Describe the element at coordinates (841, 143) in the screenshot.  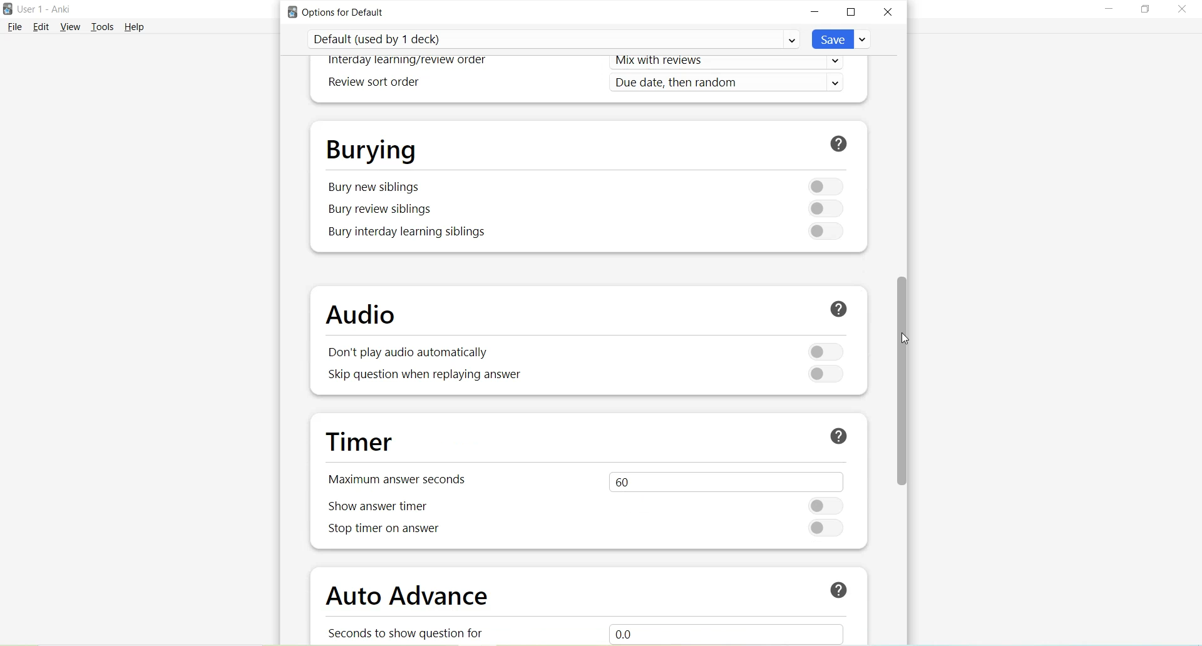
I see `What's this?` at that location.